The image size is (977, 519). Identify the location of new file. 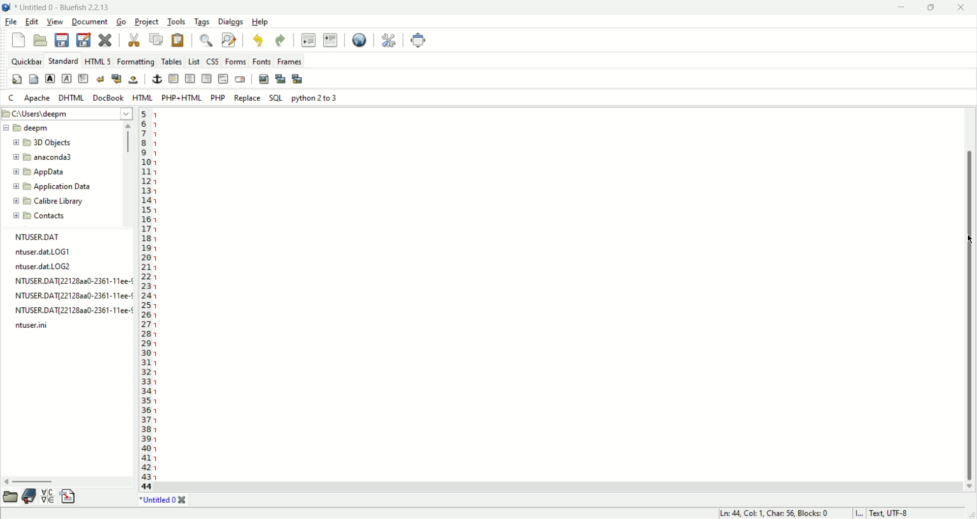
(17, 40).